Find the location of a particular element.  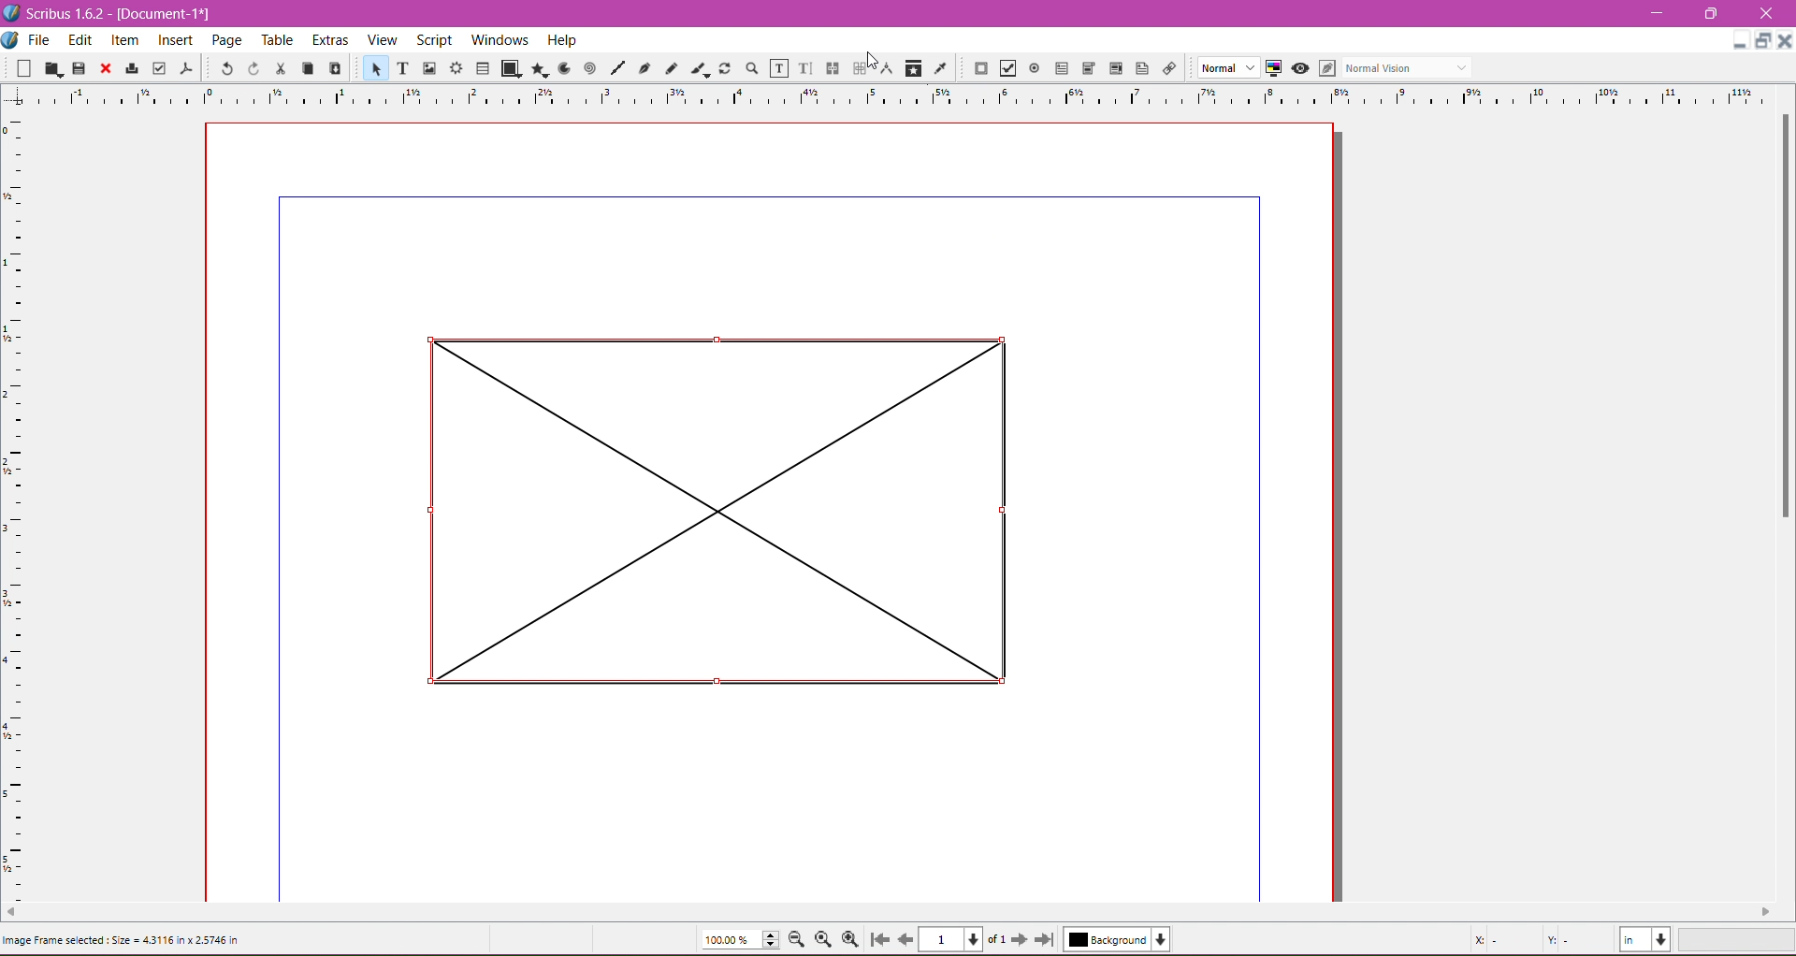

Go to the first page is located at coordinates (882, 939).